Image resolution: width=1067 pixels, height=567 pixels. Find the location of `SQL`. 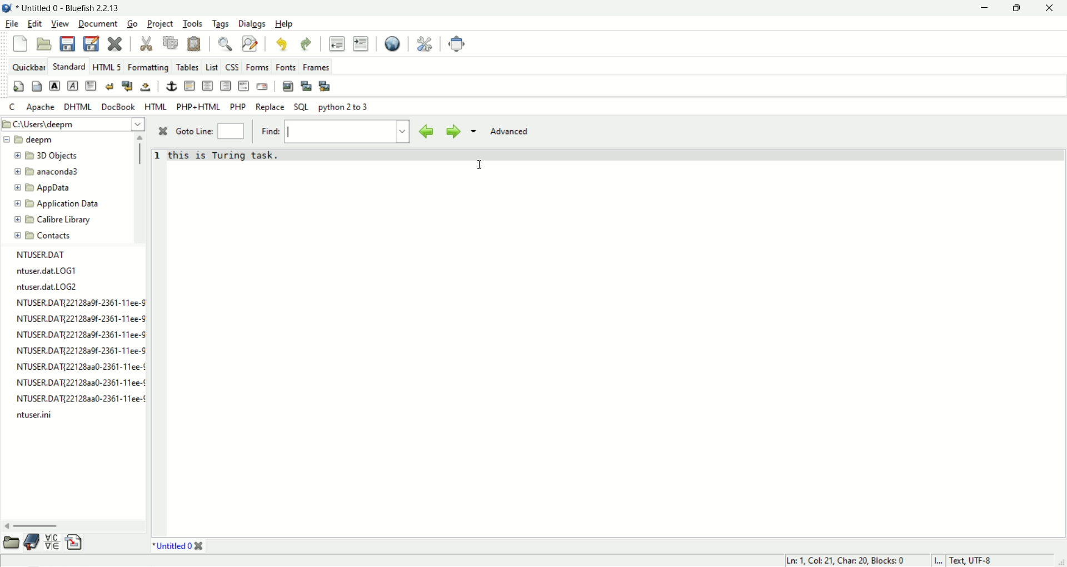

SQL is located at coordinates (302, 107).